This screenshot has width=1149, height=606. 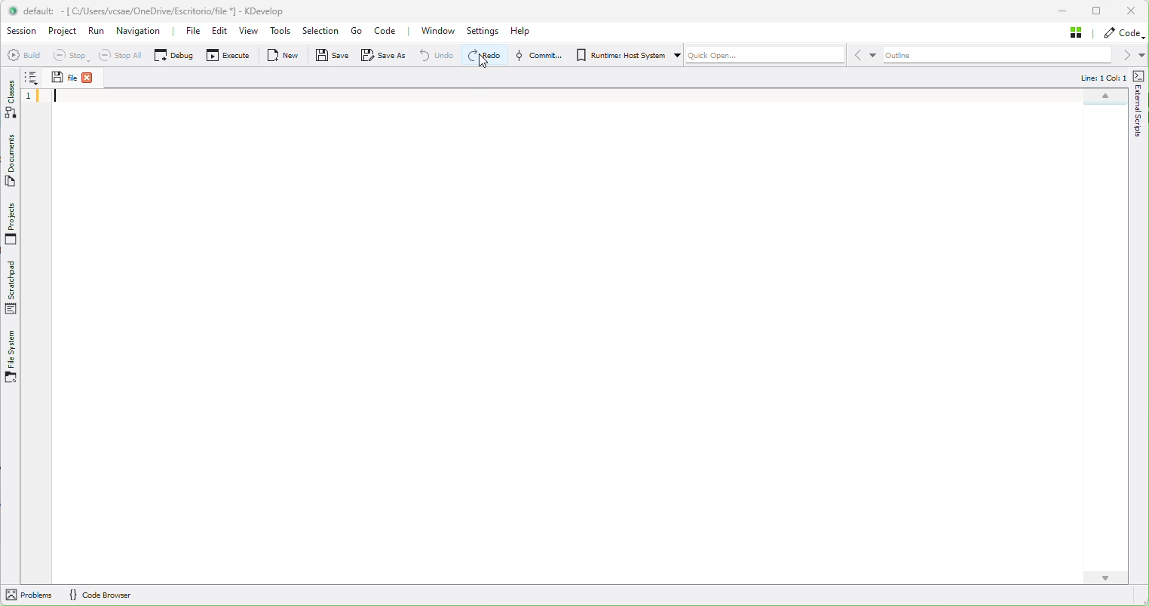 I want to click on Outline, so click(x=1000, y=55).